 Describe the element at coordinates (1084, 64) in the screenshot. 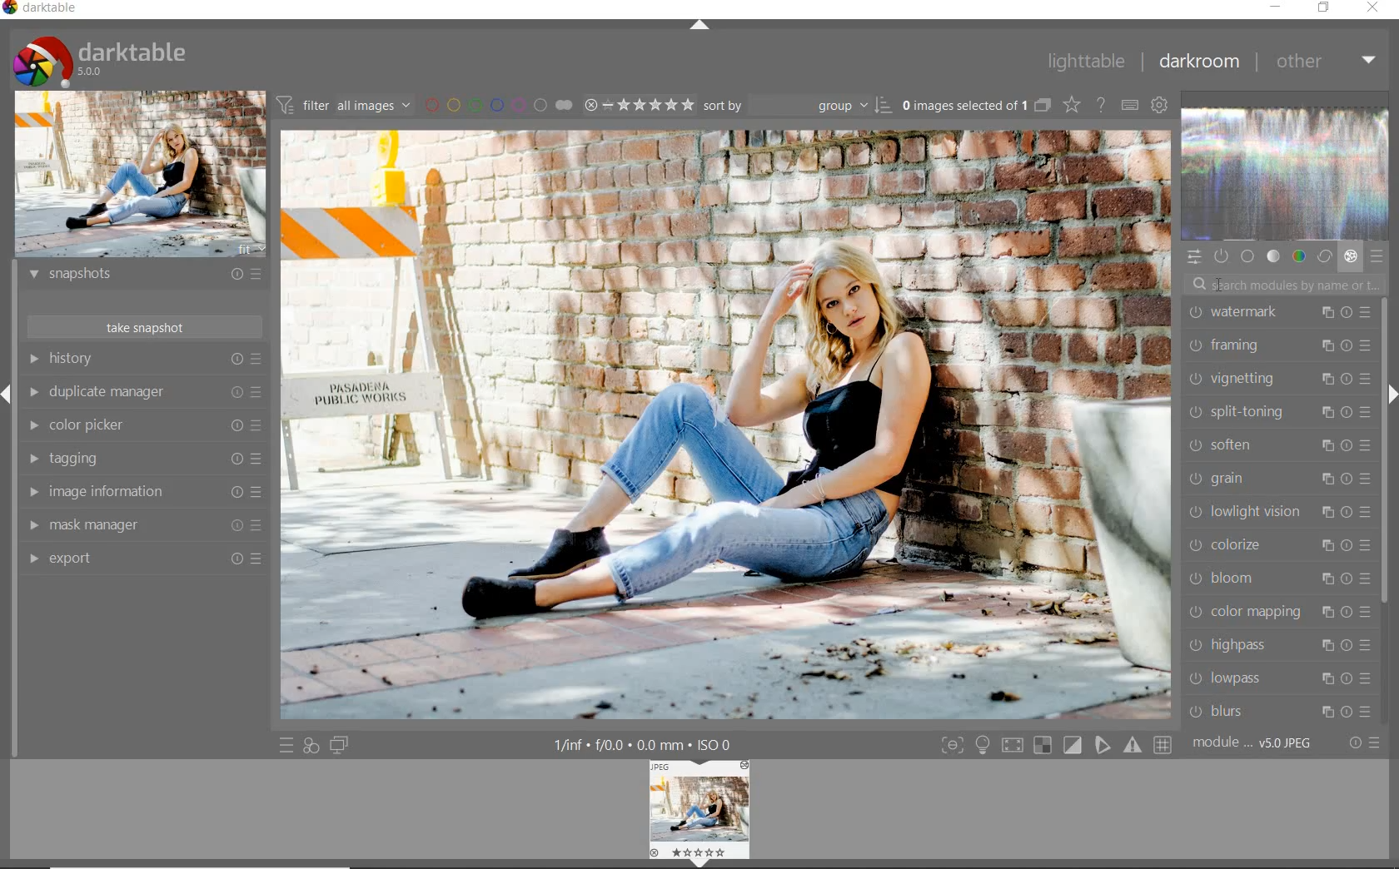

I see `lighttable` at that location.